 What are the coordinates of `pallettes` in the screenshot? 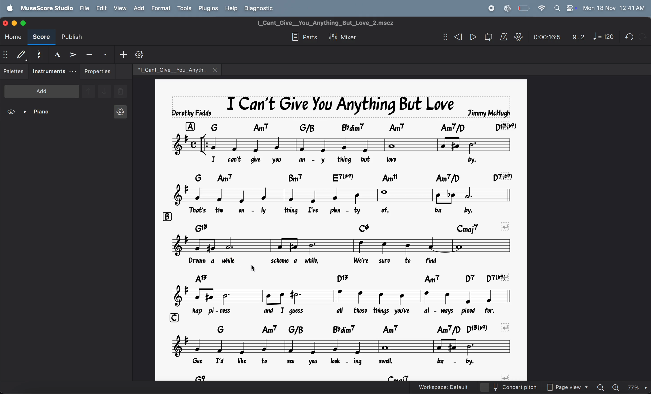 It's located at (14, 72).